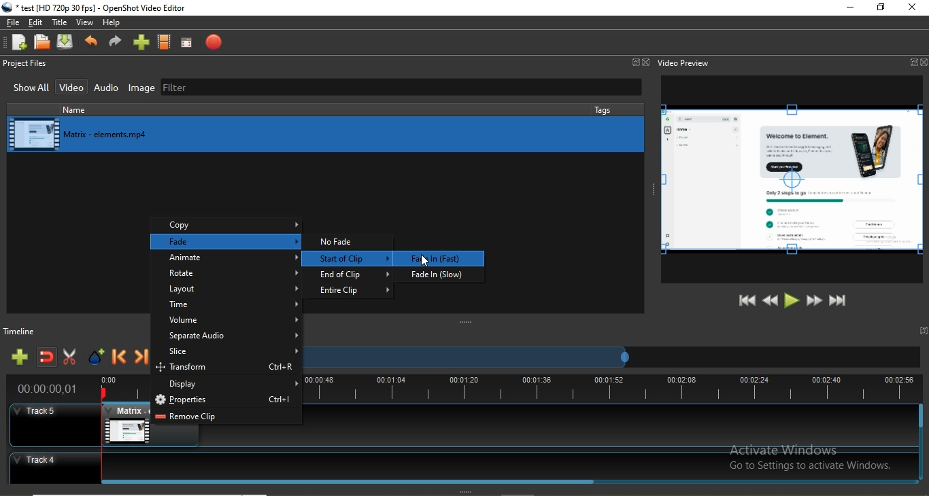  Describe the element at coordinates (226, 338) in the screenshot. I see `separate audio` at that location.